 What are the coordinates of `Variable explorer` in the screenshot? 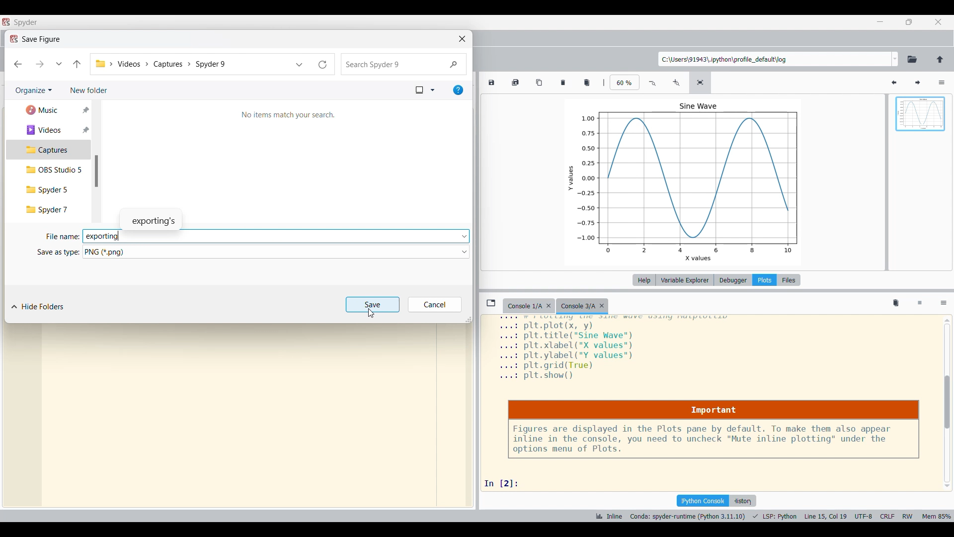 It's located at (685, 280).